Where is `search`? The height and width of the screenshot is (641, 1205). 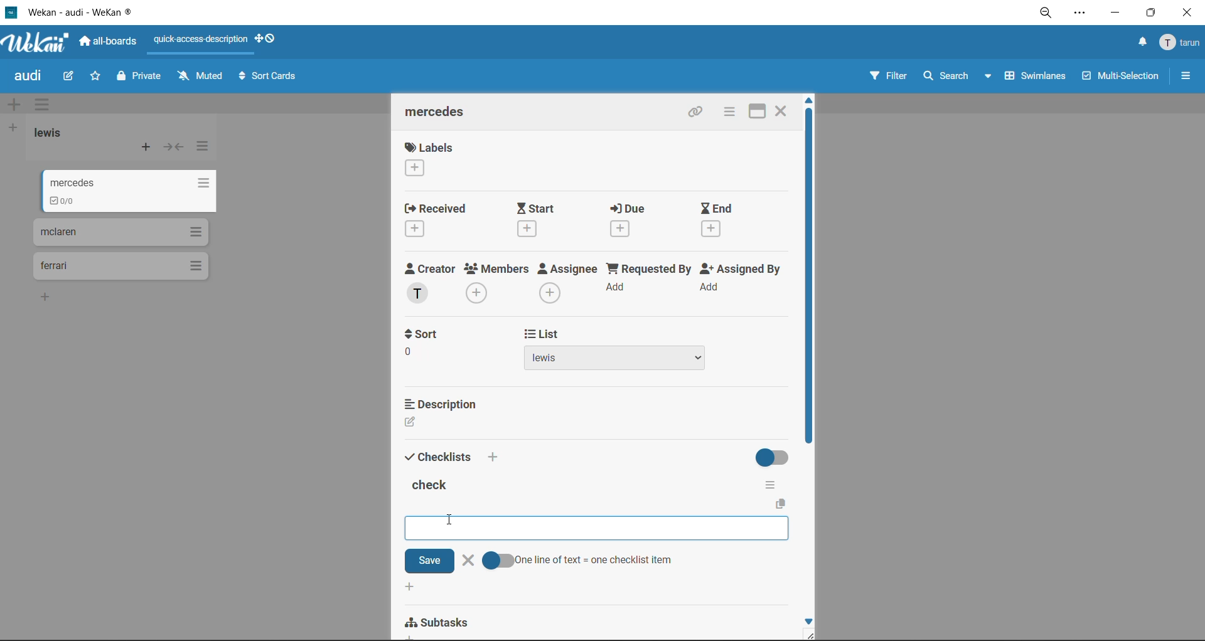
search is located at coordinates (953, 77).